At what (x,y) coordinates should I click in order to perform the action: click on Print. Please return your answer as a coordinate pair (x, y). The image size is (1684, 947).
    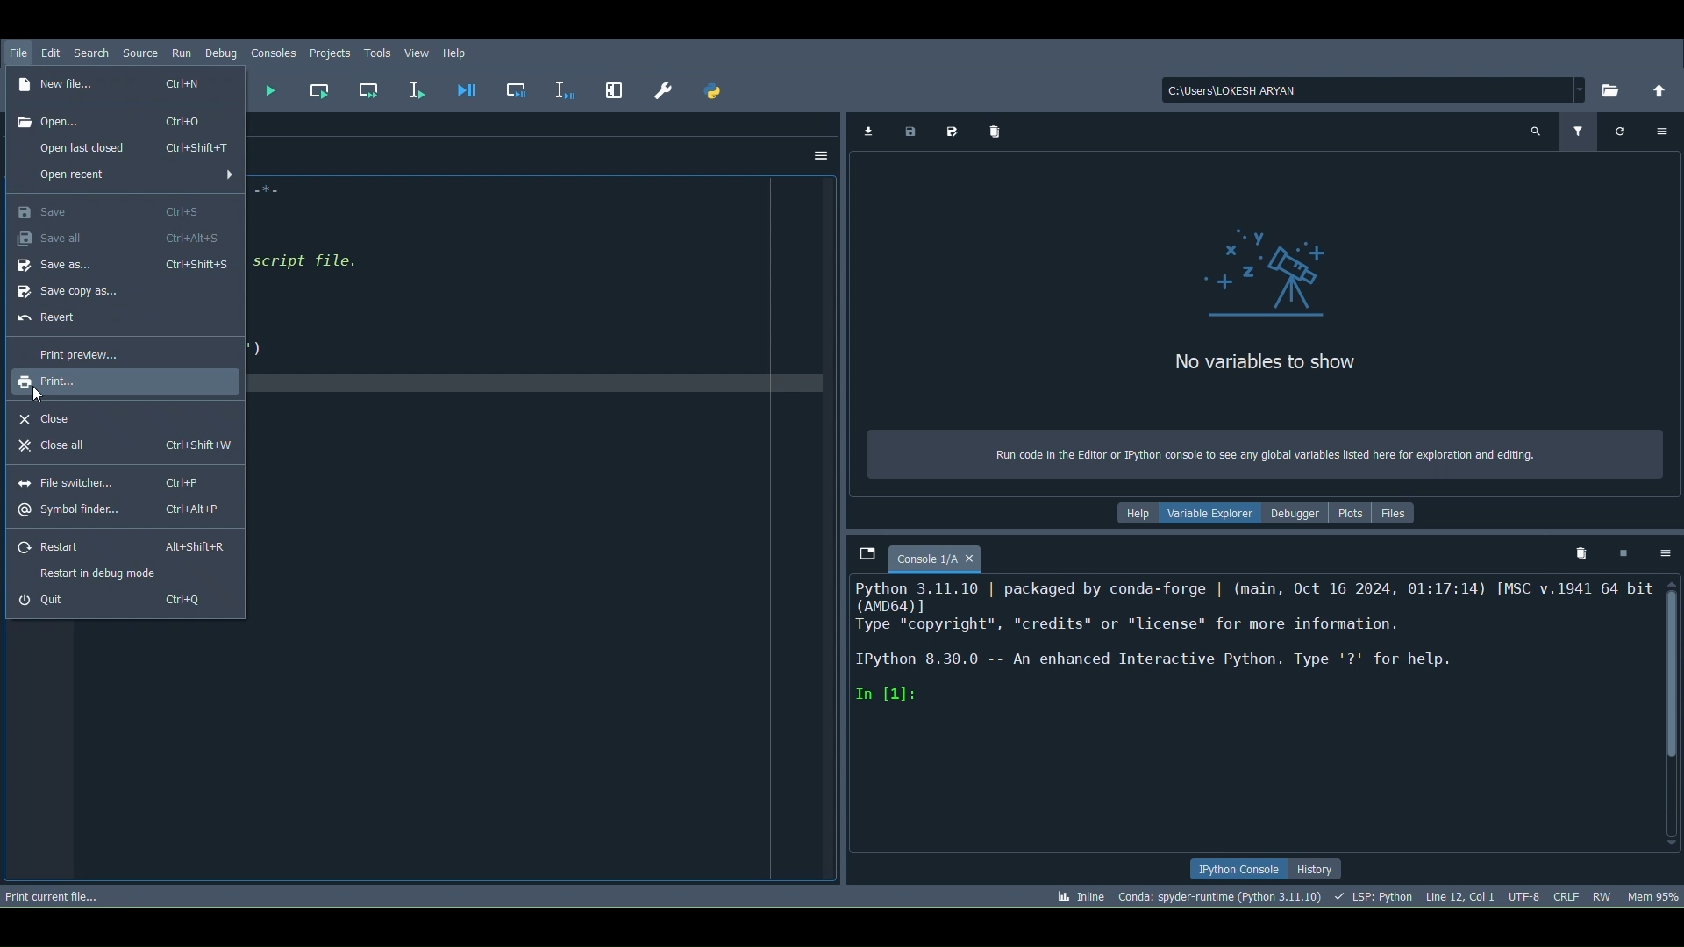
    Looking at the image, I should click on (72, 383).